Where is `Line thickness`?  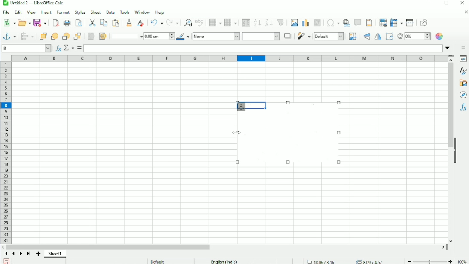 Line thickness is located at coordinates (159, 36).